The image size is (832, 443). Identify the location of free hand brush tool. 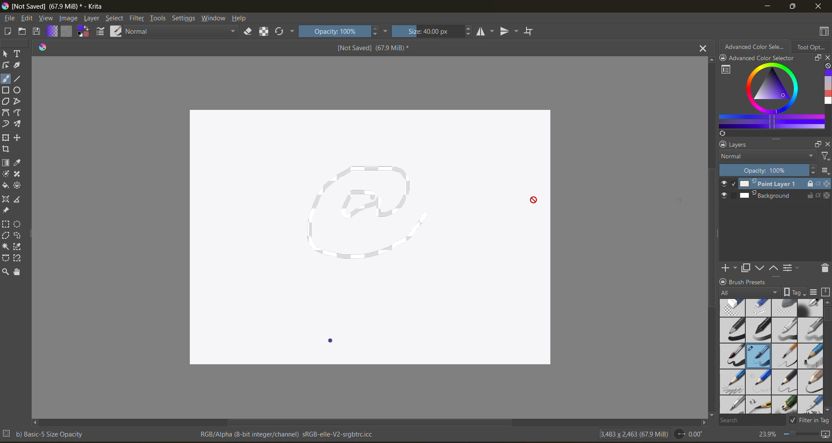
(6, 78).